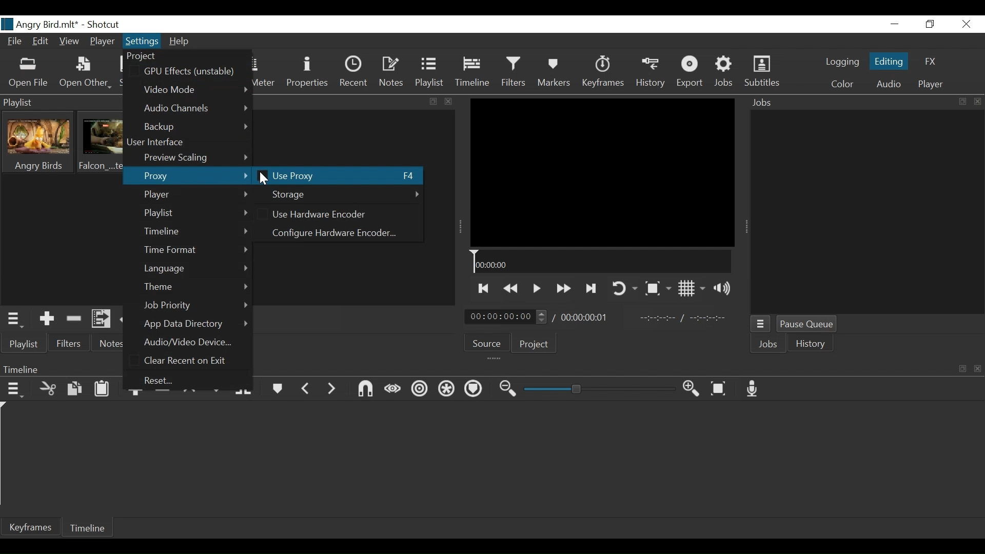 The width and height of the screenshot is (985, 554). I want to click on Markers, so click(555, 73).